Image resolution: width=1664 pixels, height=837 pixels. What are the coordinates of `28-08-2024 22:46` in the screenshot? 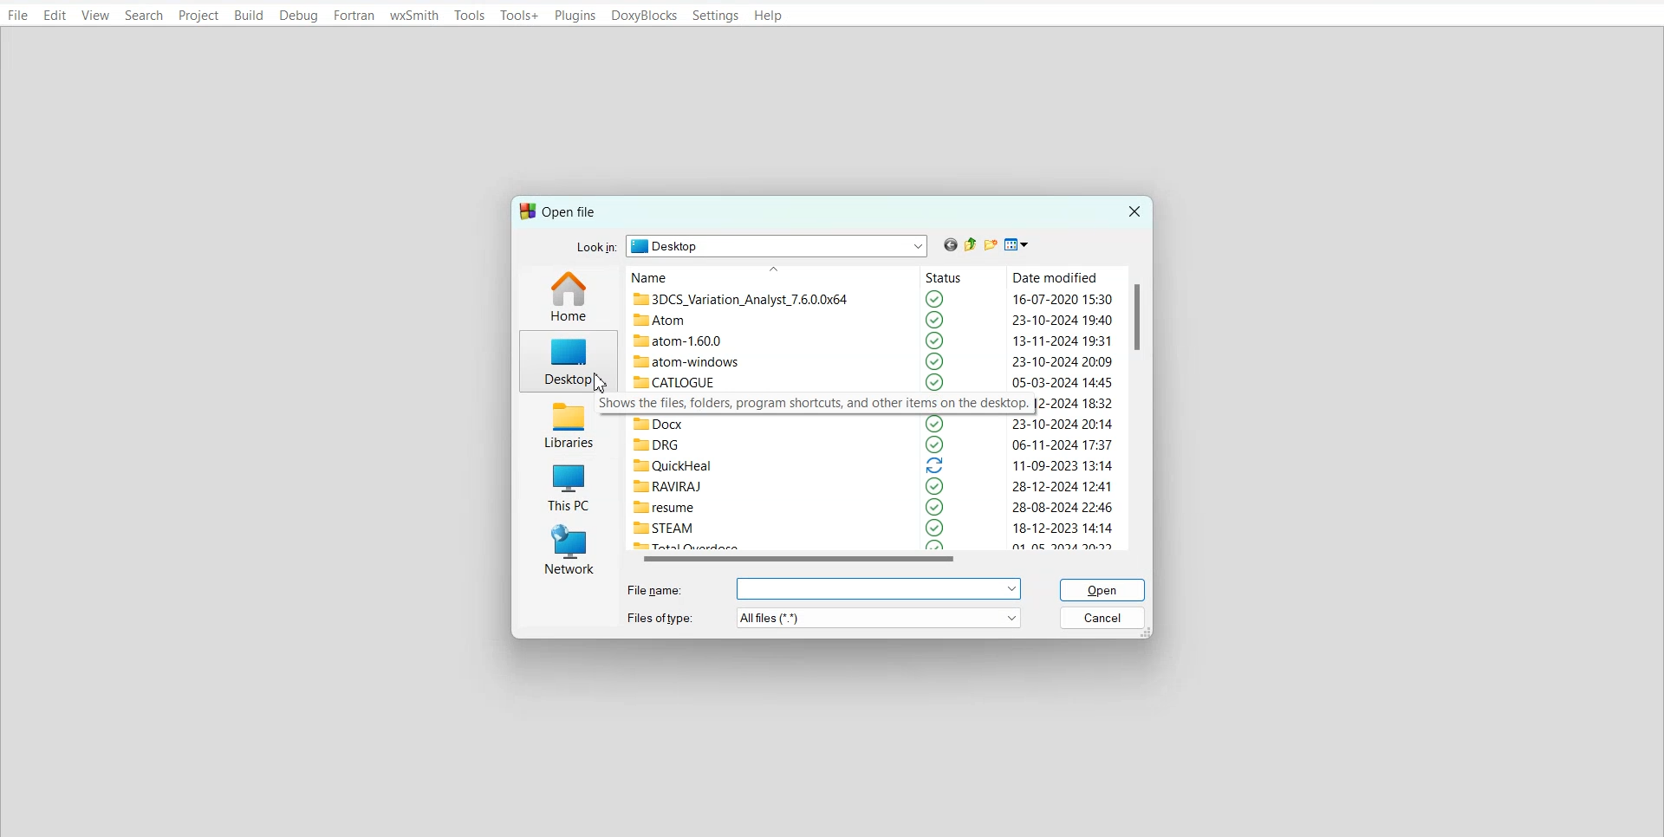 It's located at (1061, 507).